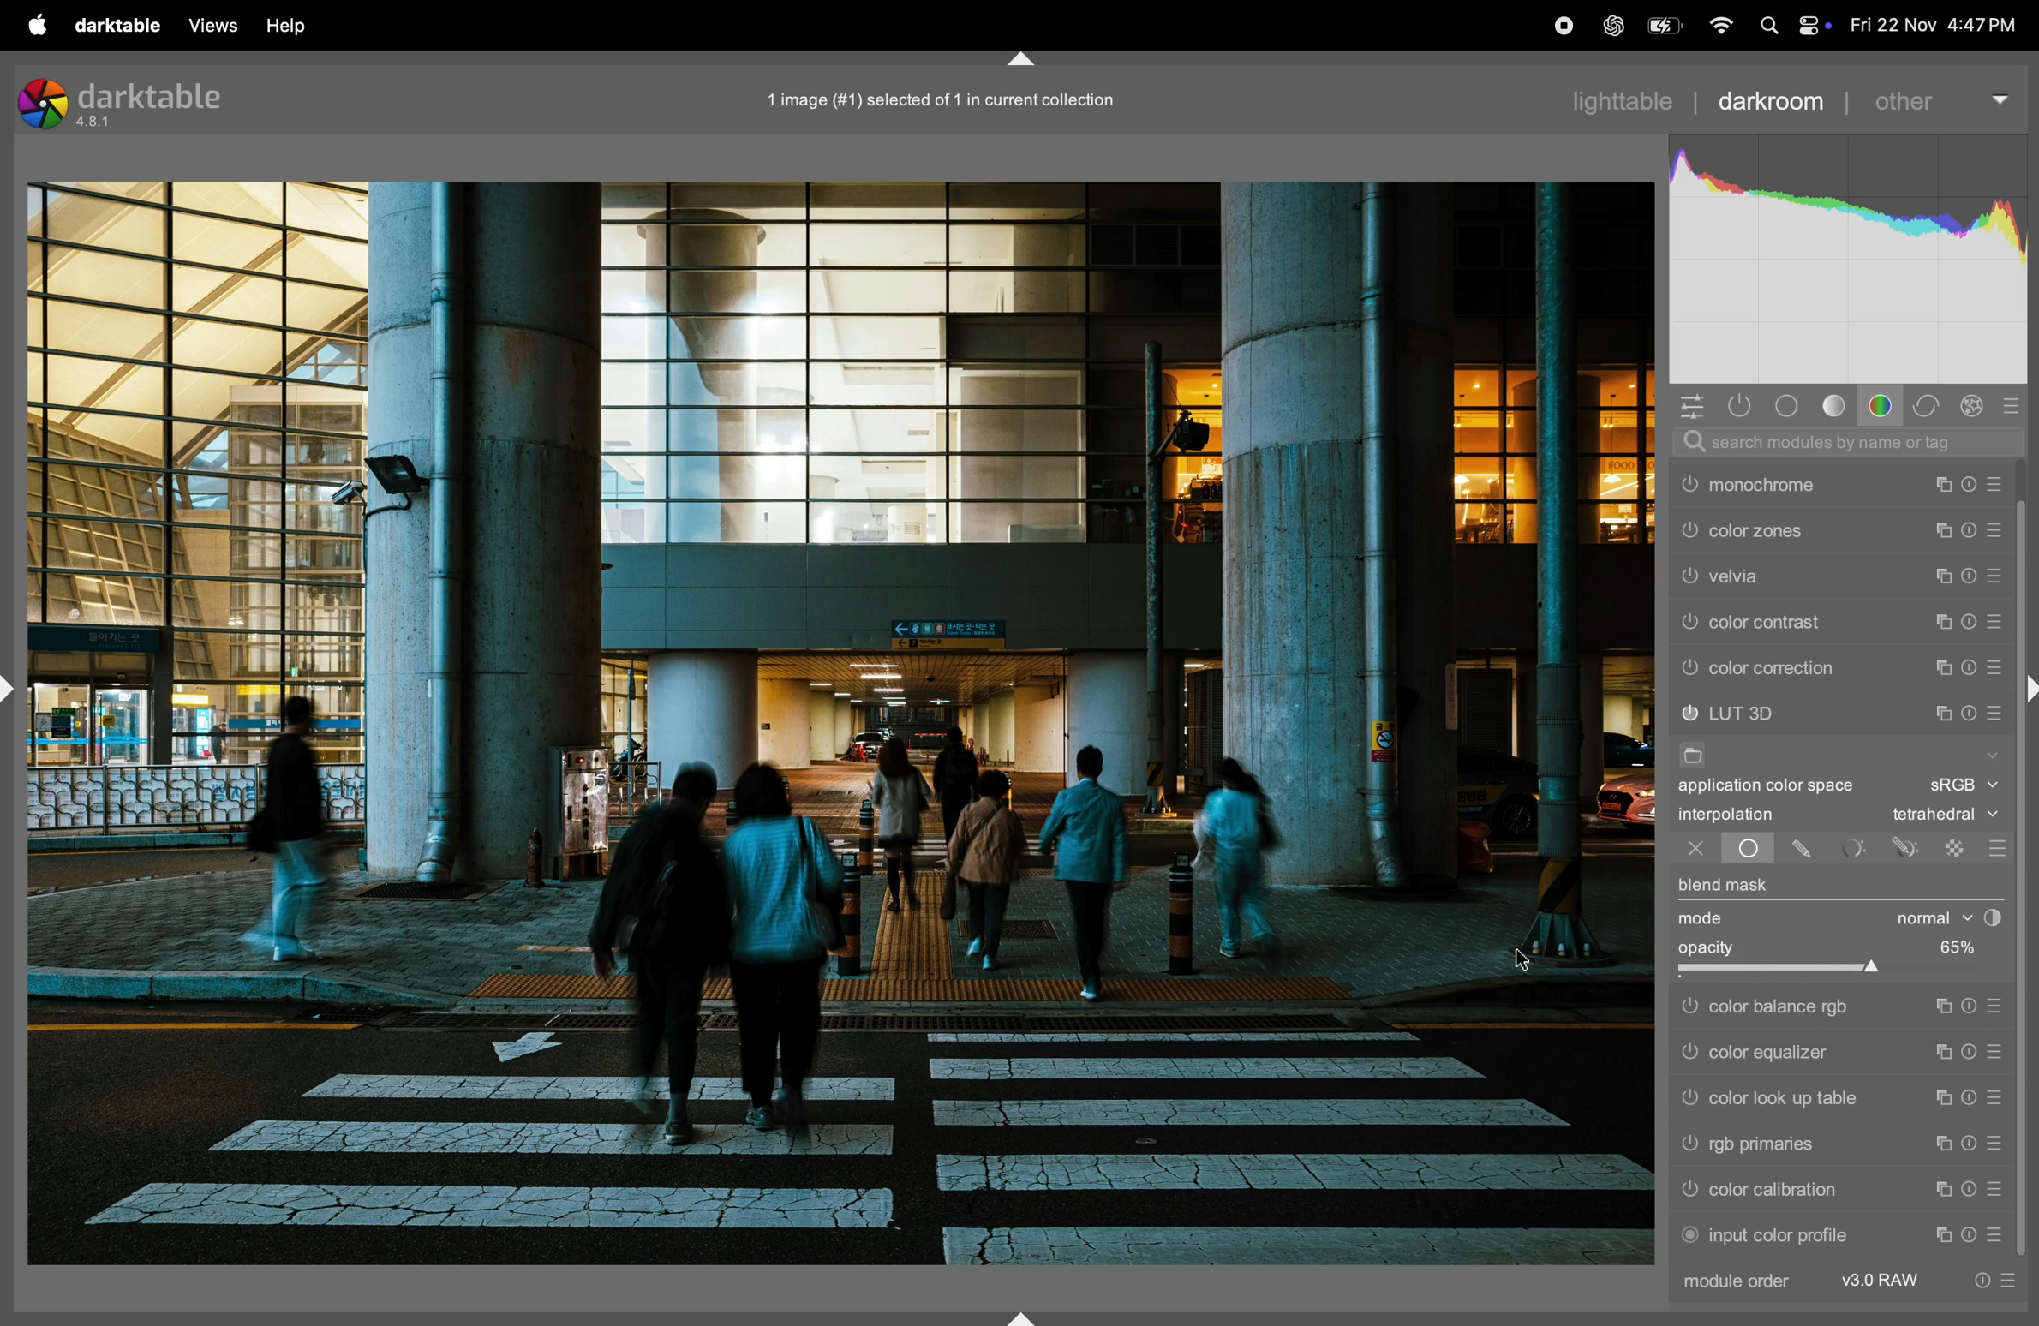 The image size is (2039, 1326). I want to click on blending options, so click(1996, 844).